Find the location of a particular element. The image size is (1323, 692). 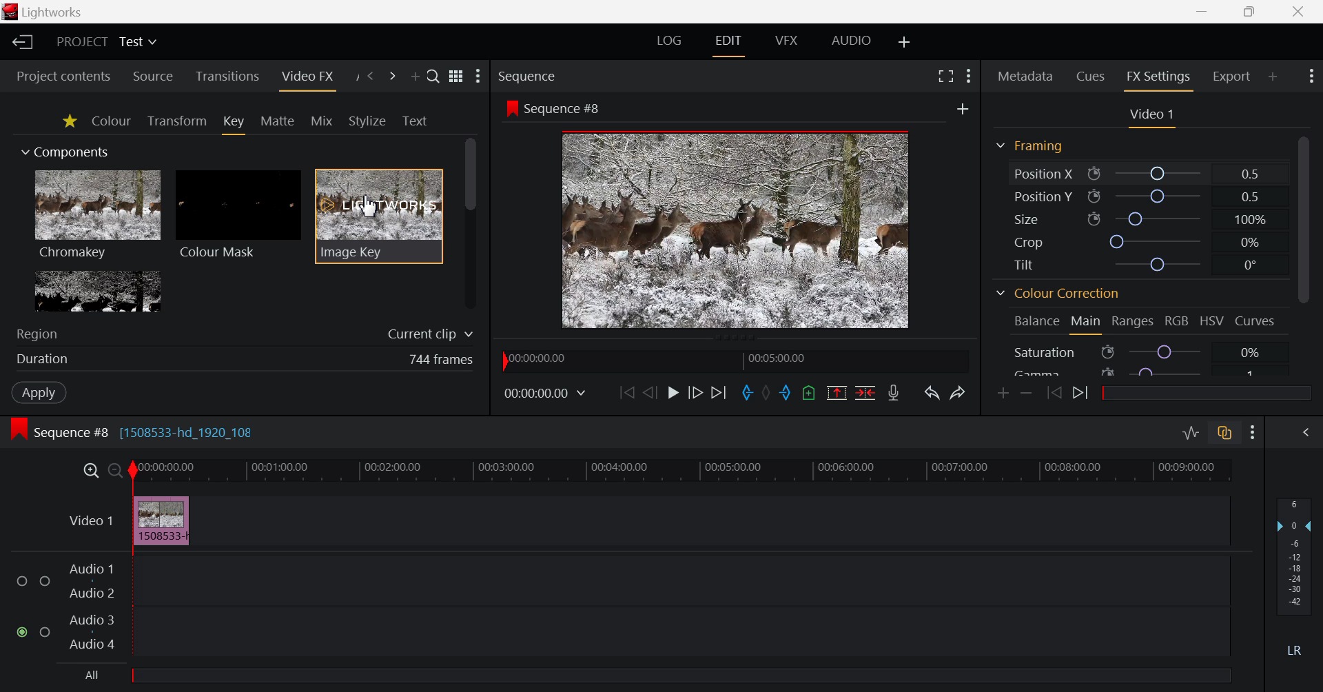

0° is located at coordinates (1250, 265).